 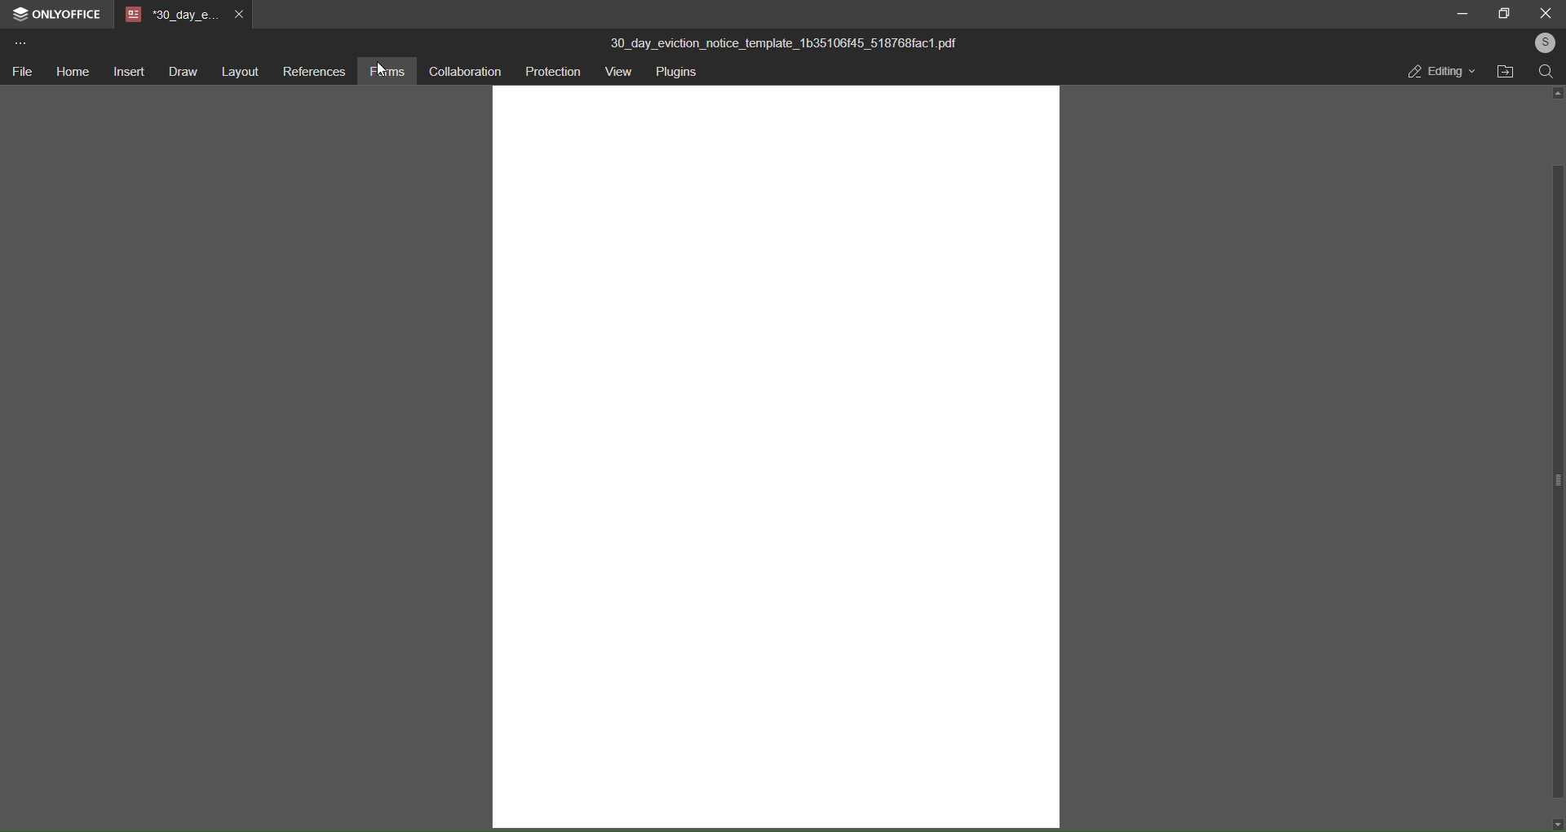 I want to click on down, so click(x=1558, y=825).